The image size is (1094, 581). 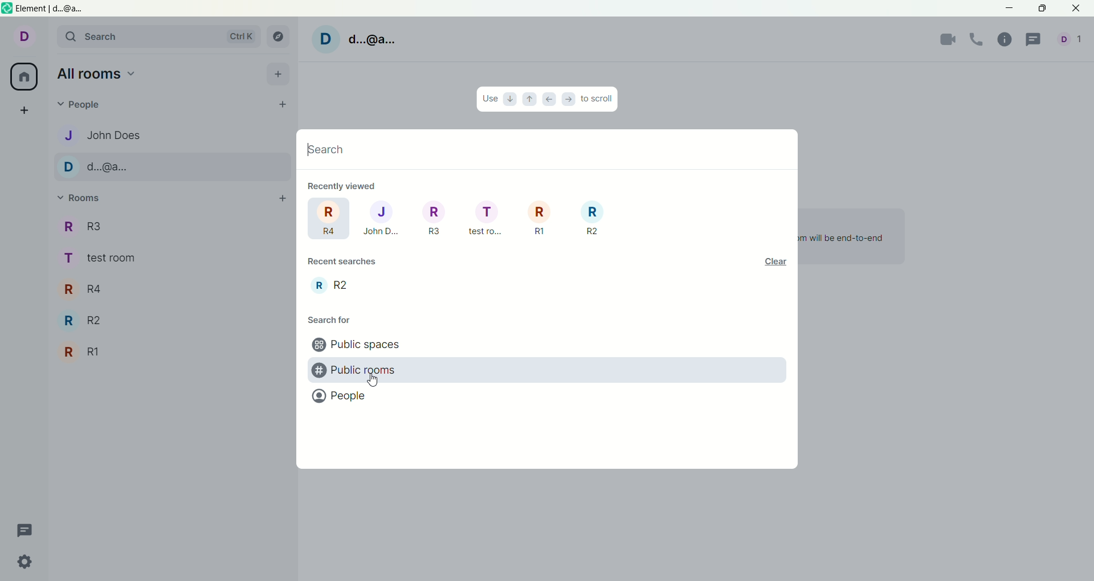 What do you see at coordinates (158, 36) in the screenshot?
I see `search` at bounding box center [158, 36].